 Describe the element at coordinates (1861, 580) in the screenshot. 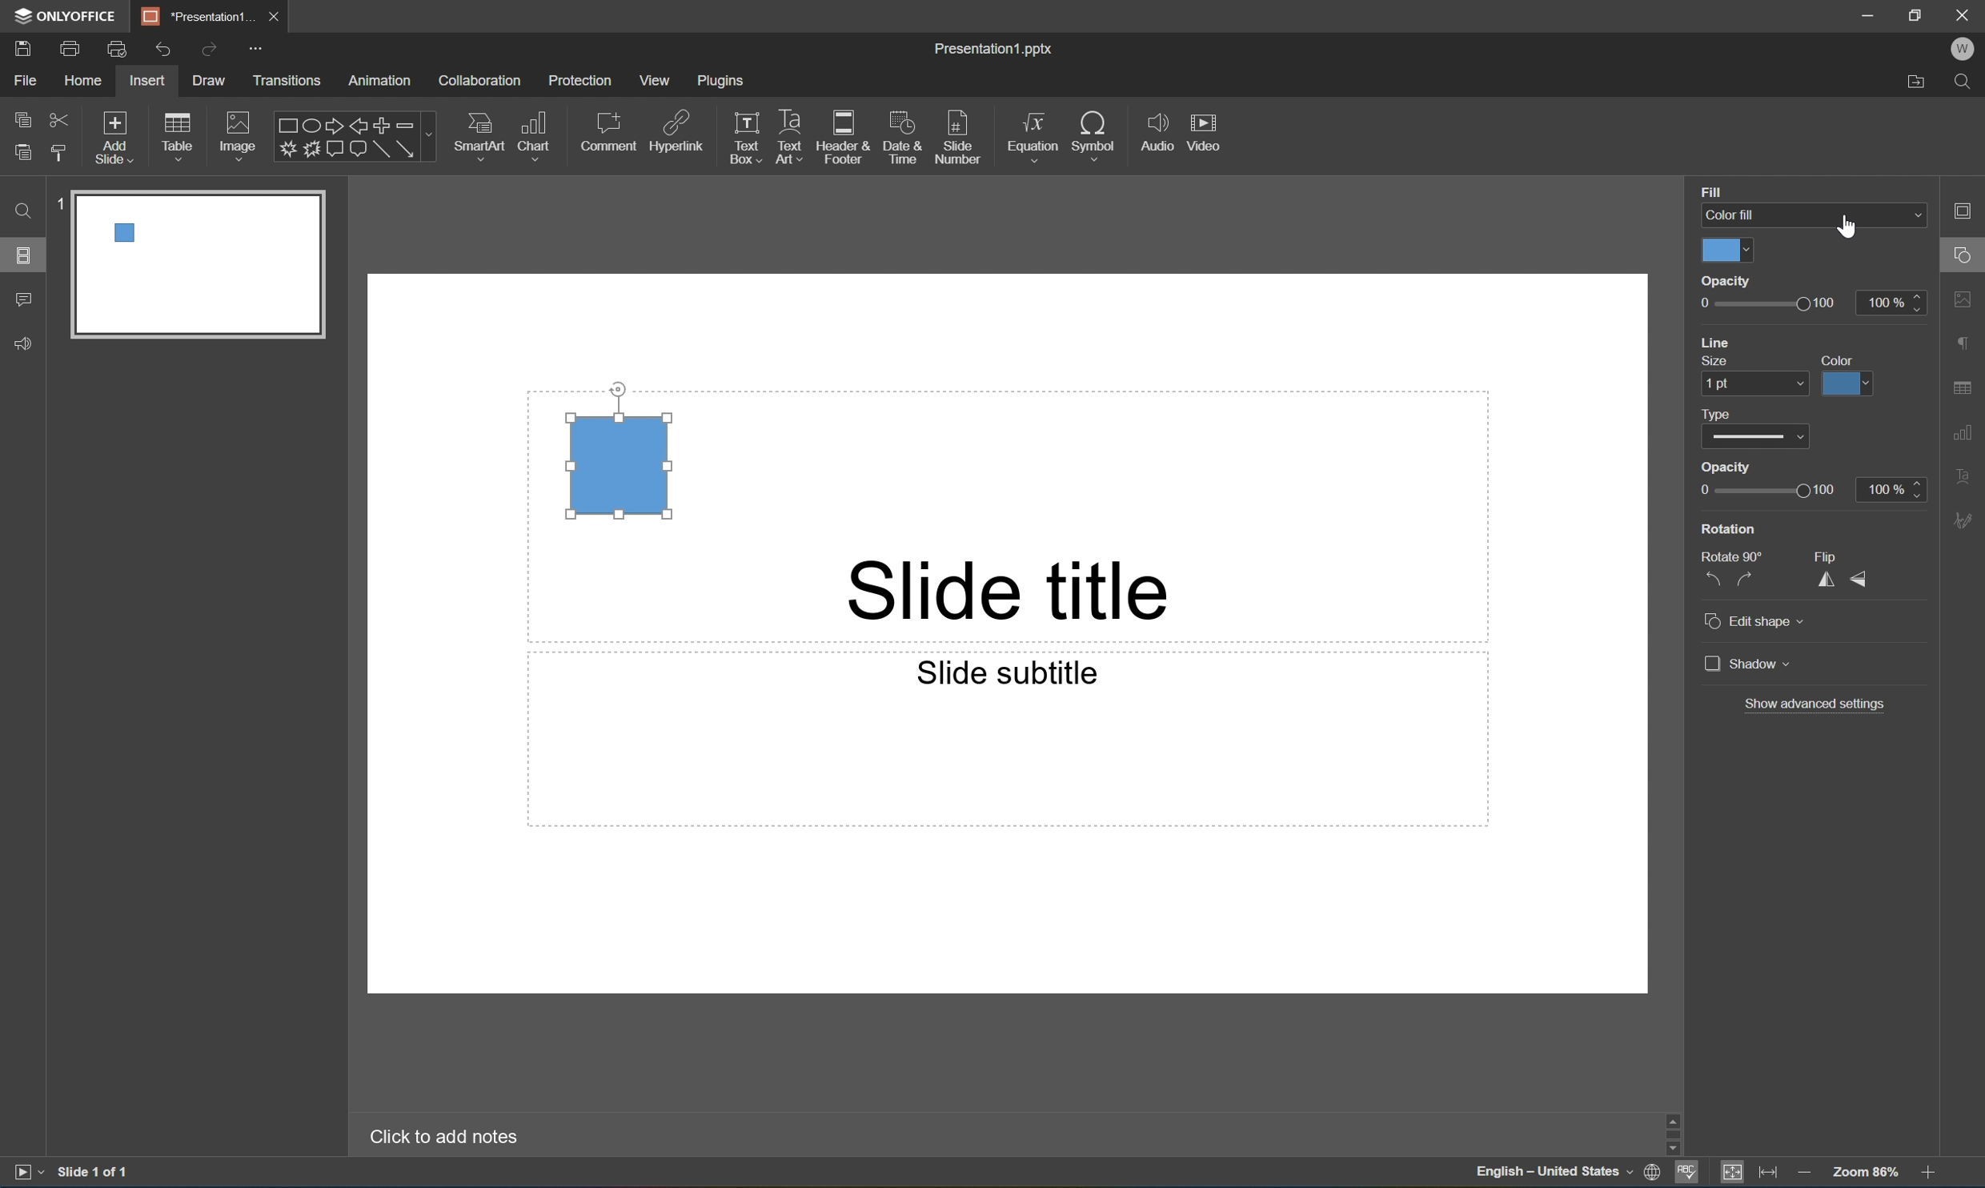

I see `Flip Vertically` at that location.